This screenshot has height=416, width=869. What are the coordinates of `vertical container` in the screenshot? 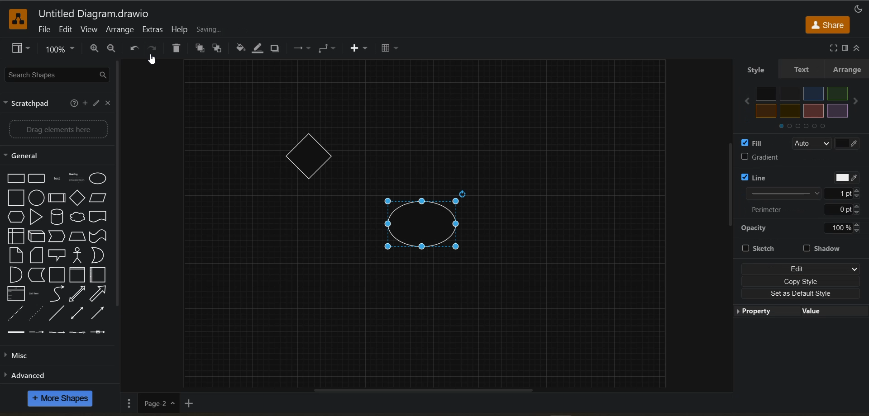 It's located at (76, 275).